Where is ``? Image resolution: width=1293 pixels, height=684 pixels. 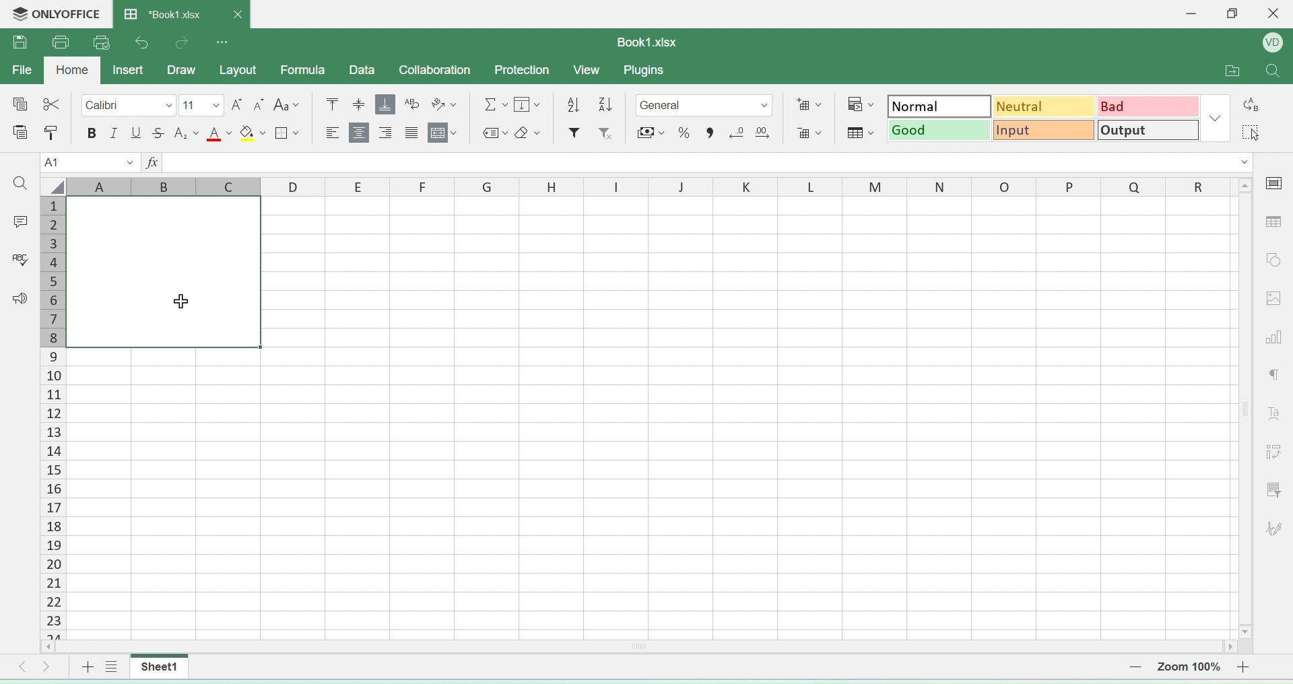
 is located at coordinates (651, 133).